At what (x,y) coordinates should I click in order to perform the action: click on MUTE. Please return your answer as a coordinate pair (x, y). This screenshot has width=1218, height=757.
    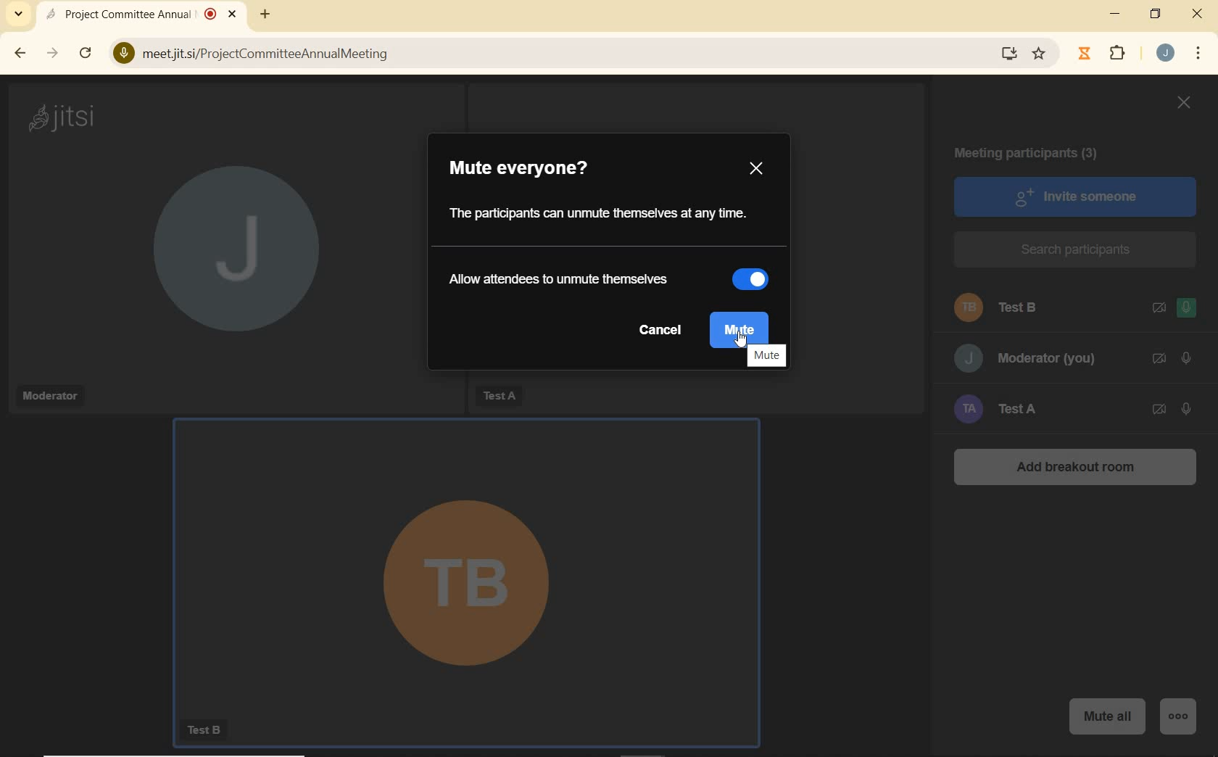
    Looking at the image, I should click on (768, 355).